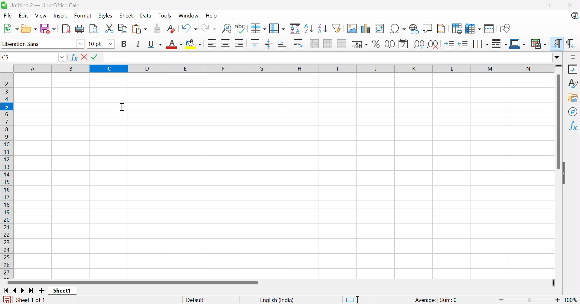 This screenshot has height=304, width=580. What do you see at coordinates (413, 28) in the screenshot?
I see `Insert hyperlink` at bounding box center [413, 28].